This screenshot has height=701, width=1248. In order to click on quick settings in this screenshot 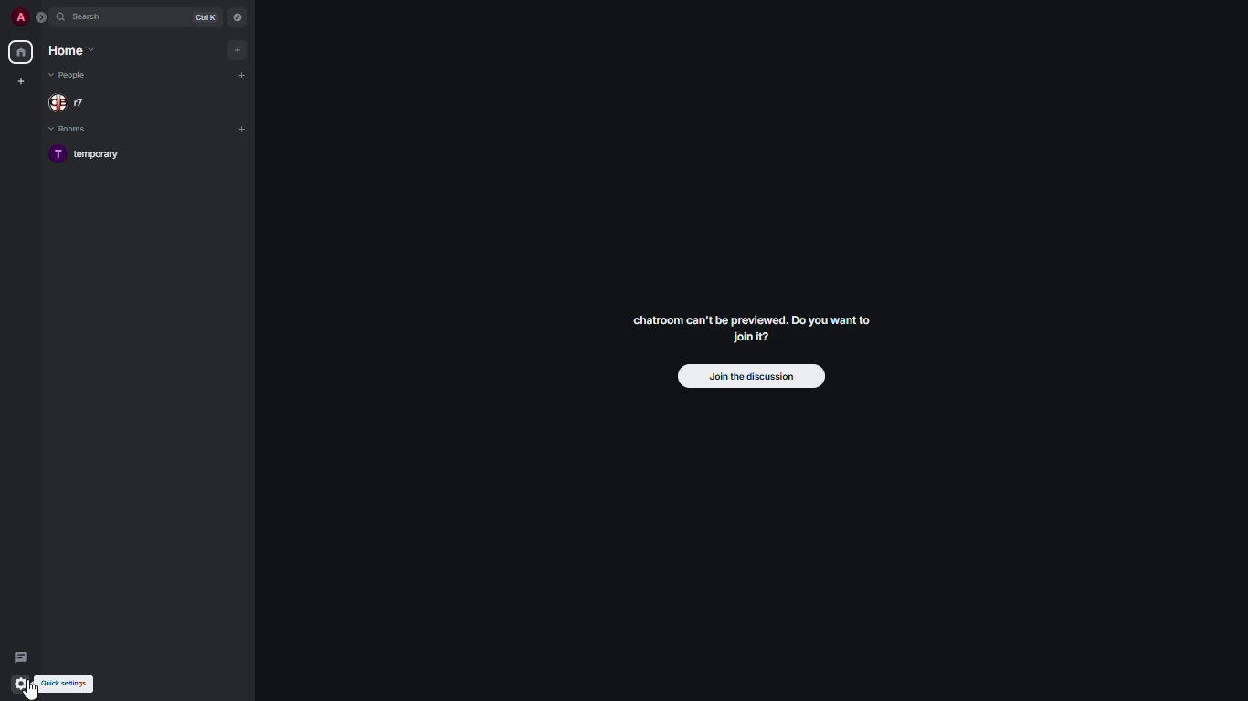, I will do `click(22, 684)`.